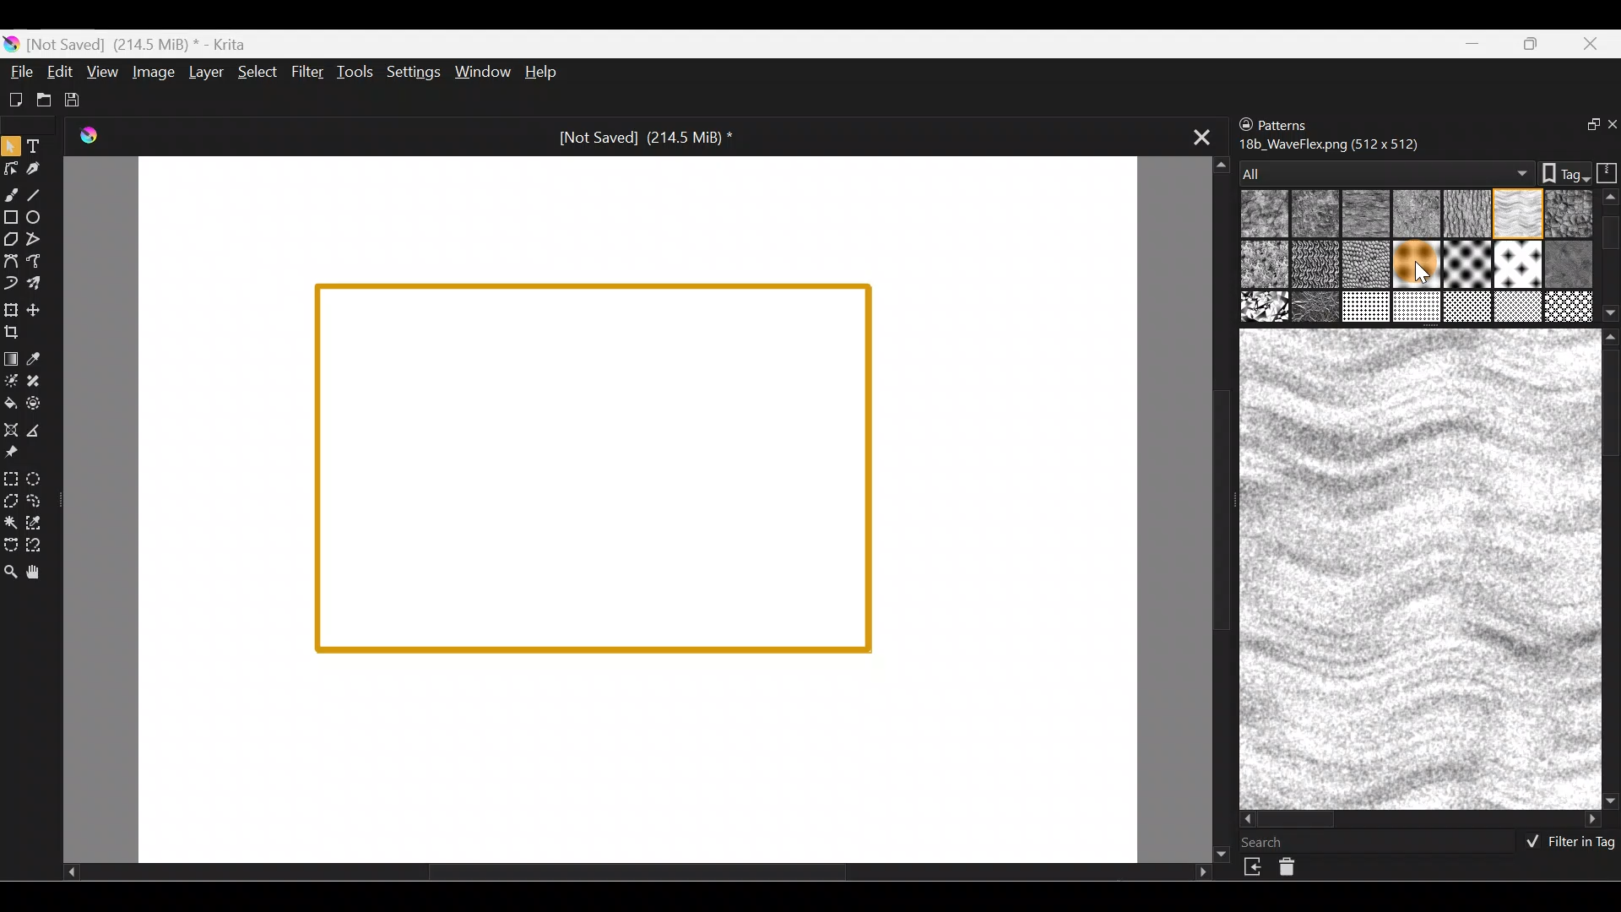  What do you see at coordinates (41, 308) in the screenshot?
I see `Move a layer` at bounding box center [41, 308].